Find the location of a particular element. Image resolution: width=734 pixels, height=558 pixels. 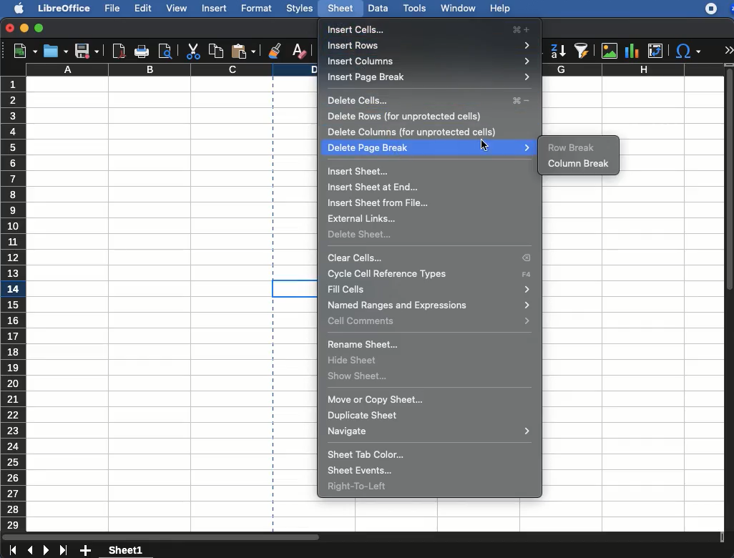

close is located at coordinates (9, 28).